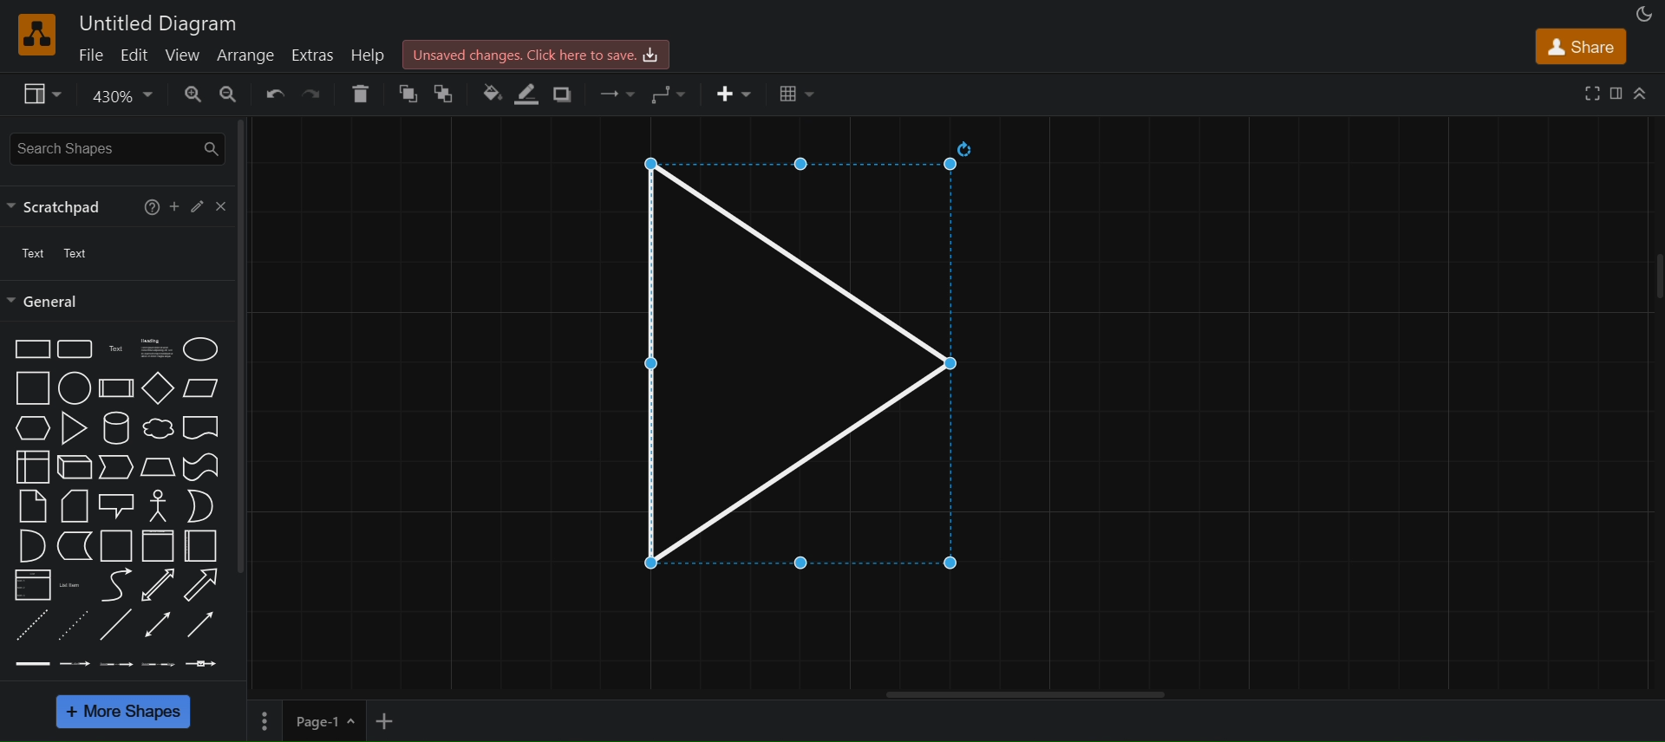 This screenshot has width=1665, height=742. Describe the element at coordinates (59, 254) in the screenshot. I see `text ` at that location.